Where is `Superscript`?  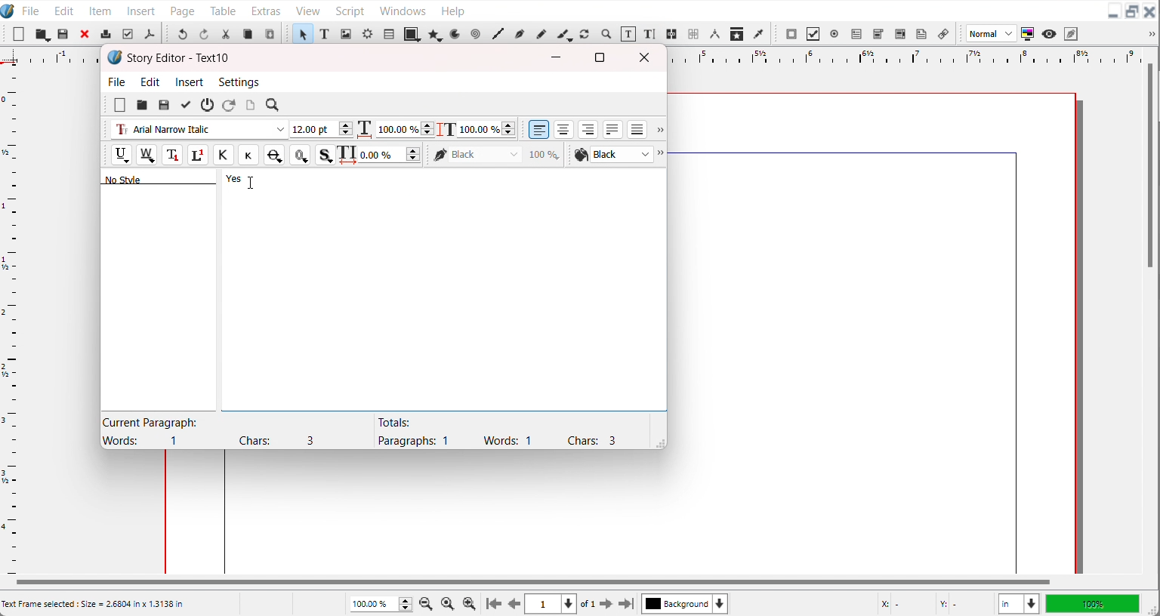
Superscript is located at coordinates (199, 156).